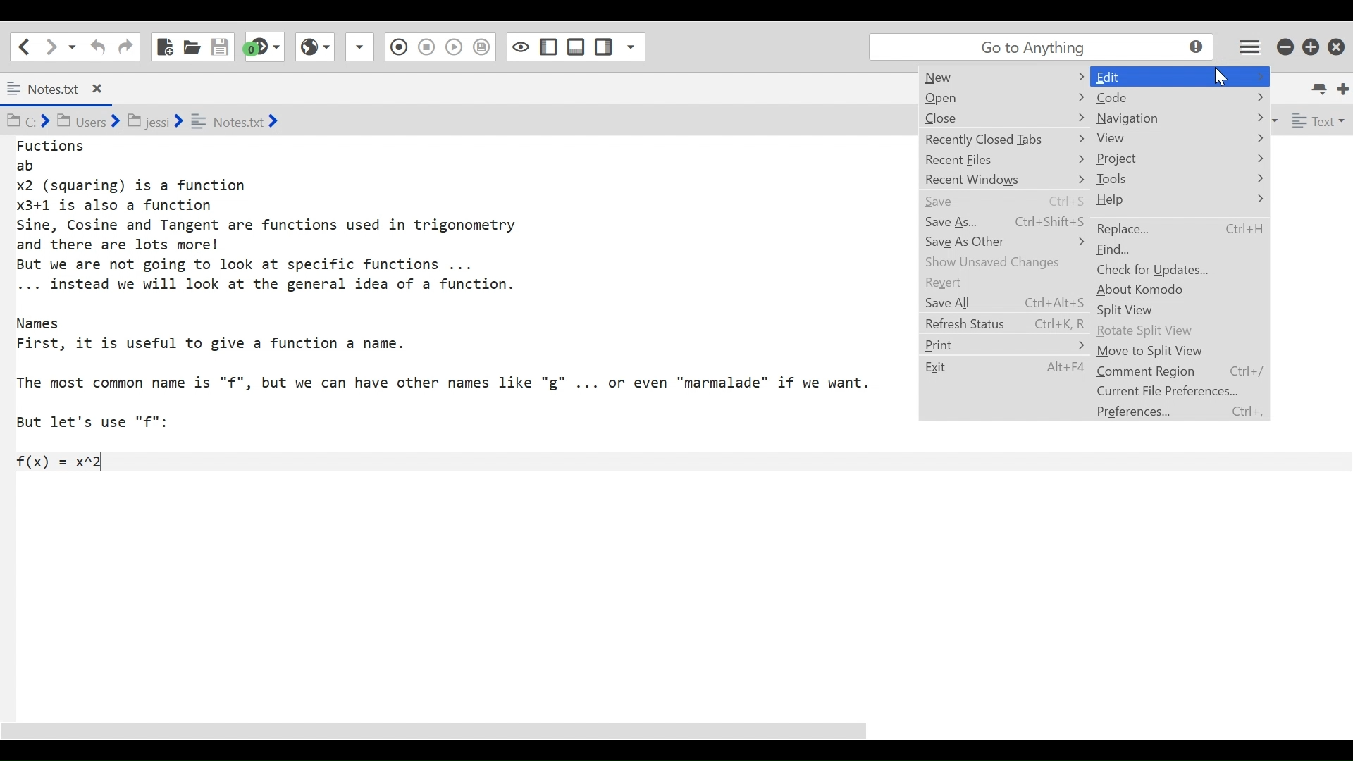 The width and height of the screenshot is (1353, 761). I want to click on view, so click(1160, 140).